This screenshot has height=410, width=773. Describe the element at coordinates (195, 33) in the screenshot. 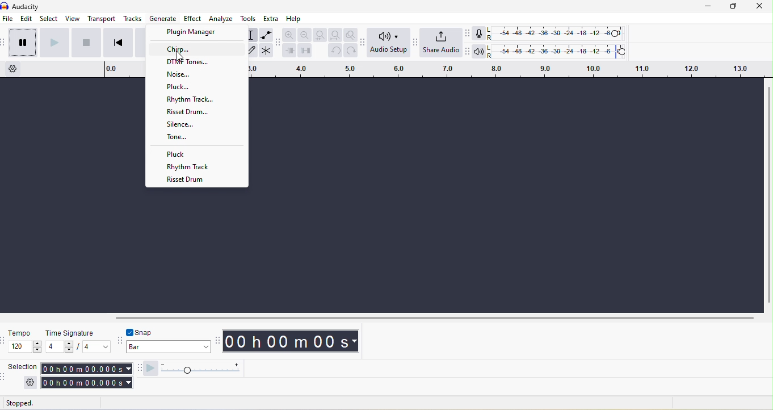

I see `plugin manager` at that location.